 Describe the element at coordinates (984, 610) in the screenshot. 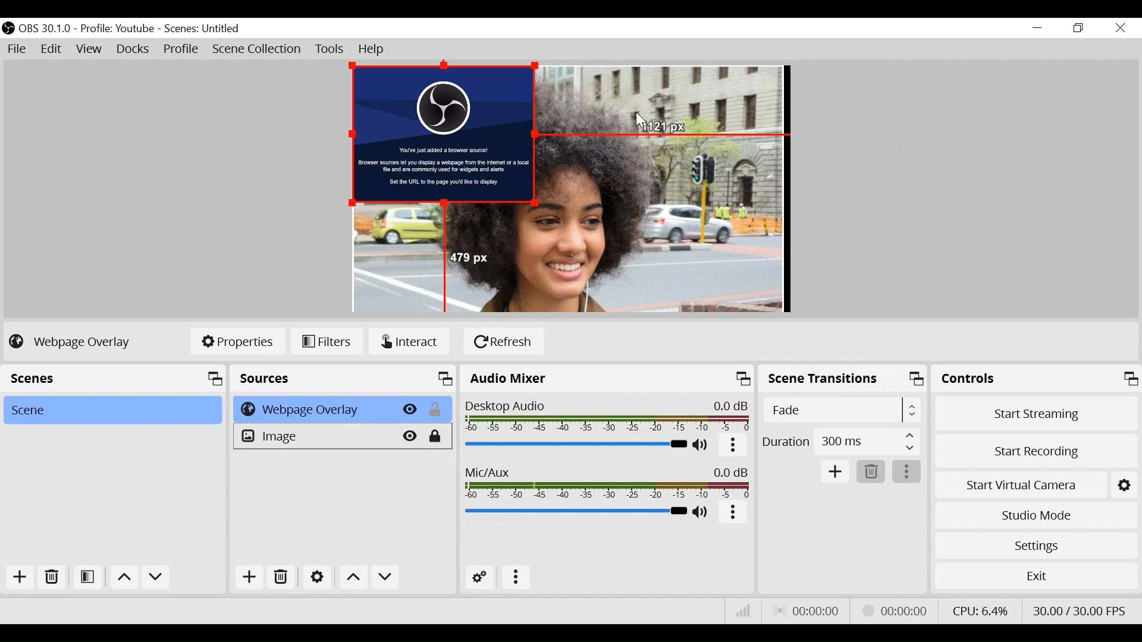

I see `CPU Usage` at that location.